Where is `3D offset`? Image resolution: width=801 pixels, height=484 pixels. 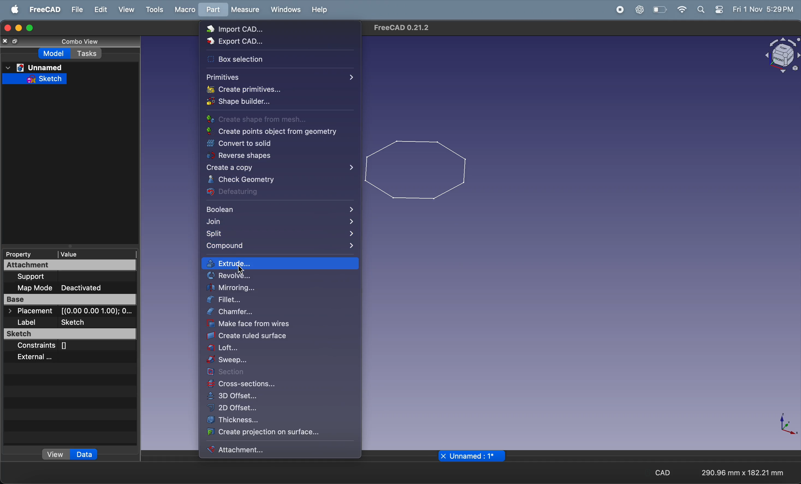
3D offset is located at coordinates (282, 397).